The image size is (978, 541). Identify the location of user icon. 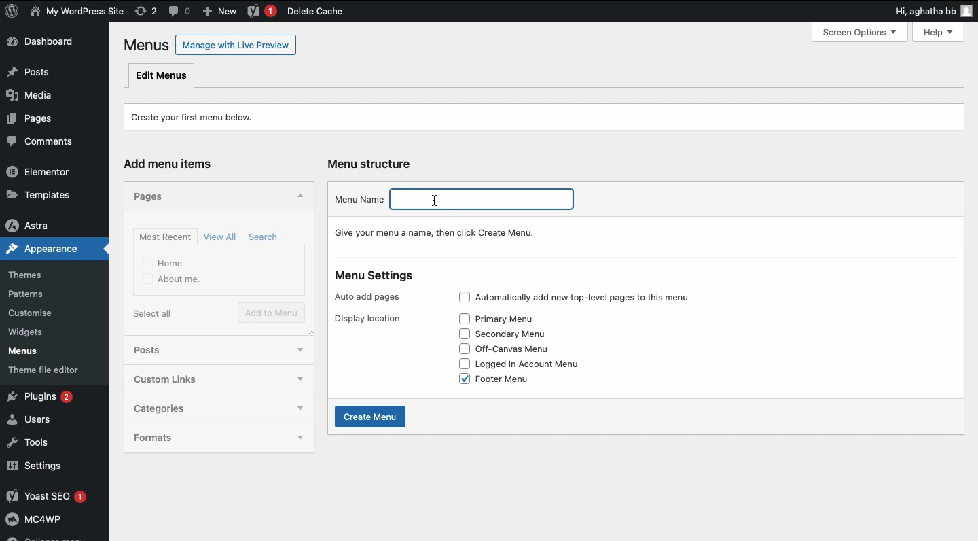
(967, 12).